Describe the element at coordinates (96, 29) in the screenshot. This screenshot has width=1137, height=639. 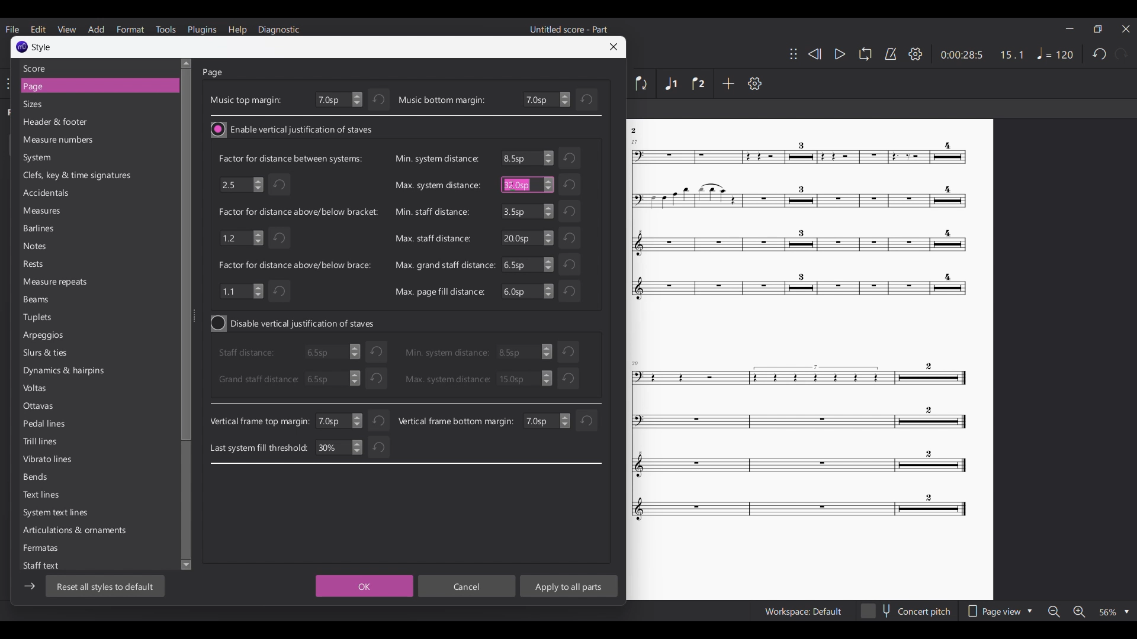
I see `Add menu` at that location.